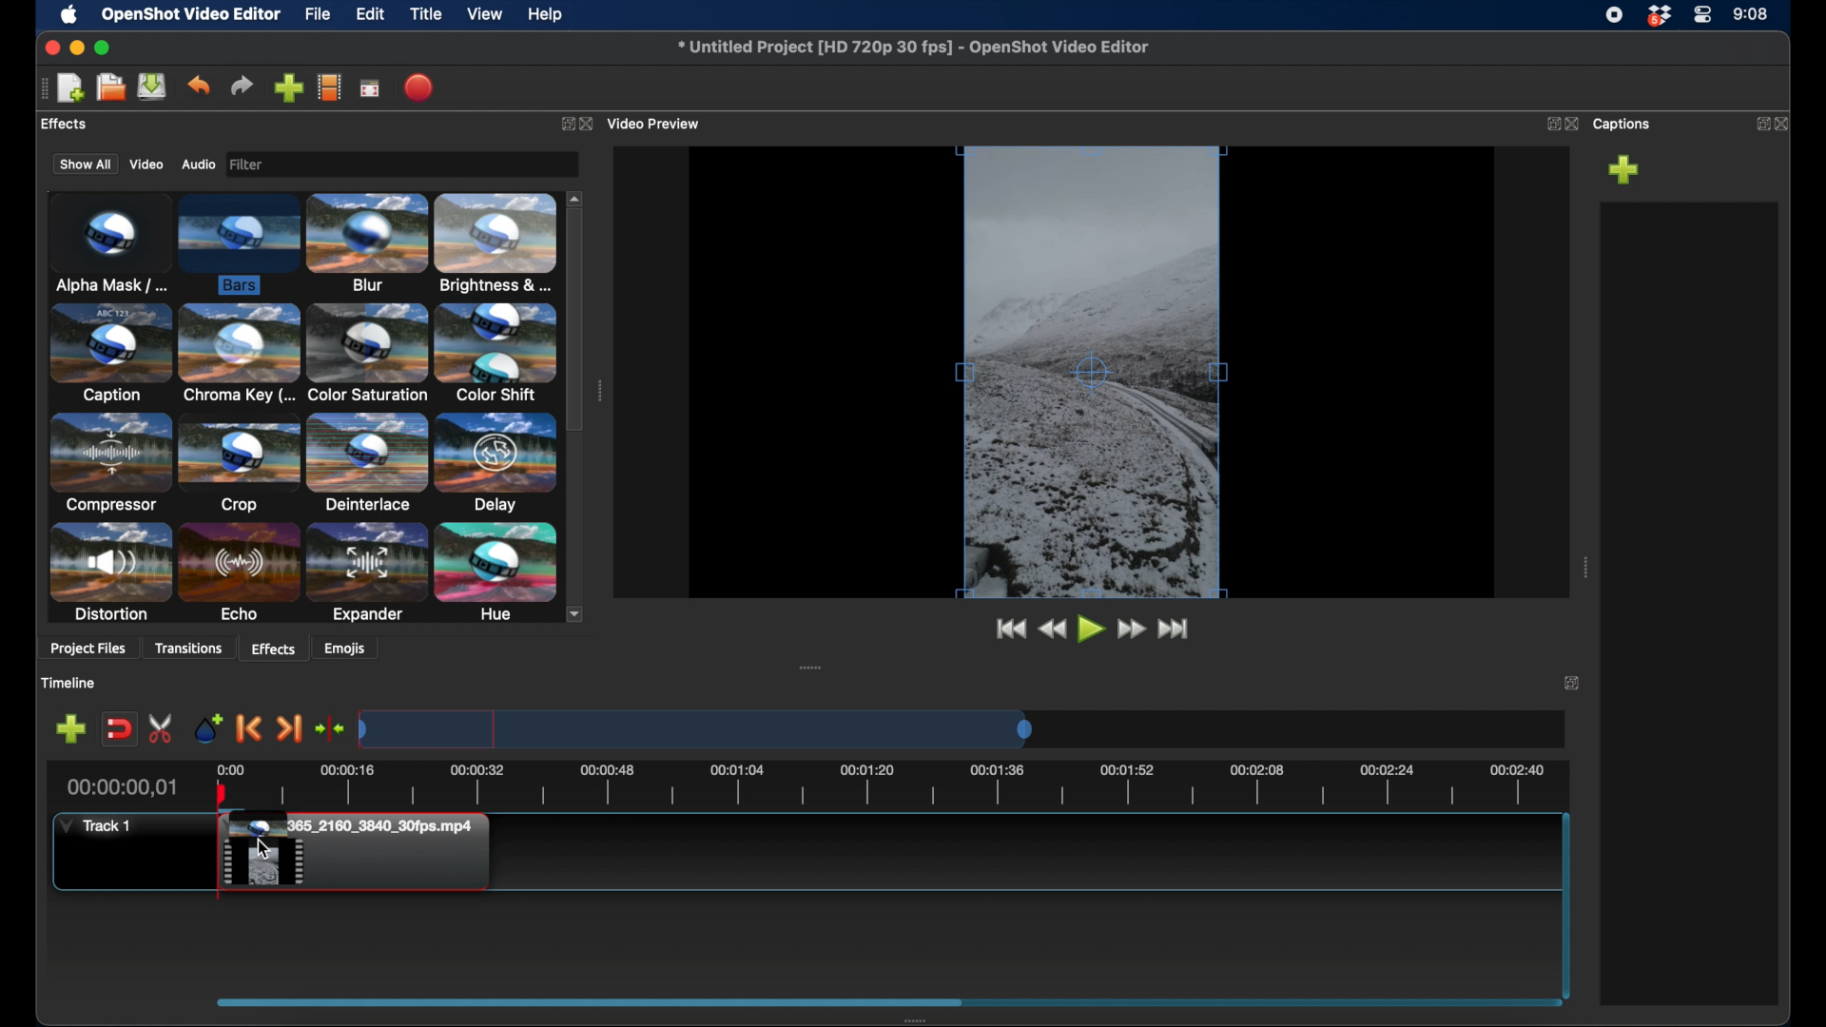 This screenshot has width=1826, height=1027. I want to click on drag handle, so click(599, 391).